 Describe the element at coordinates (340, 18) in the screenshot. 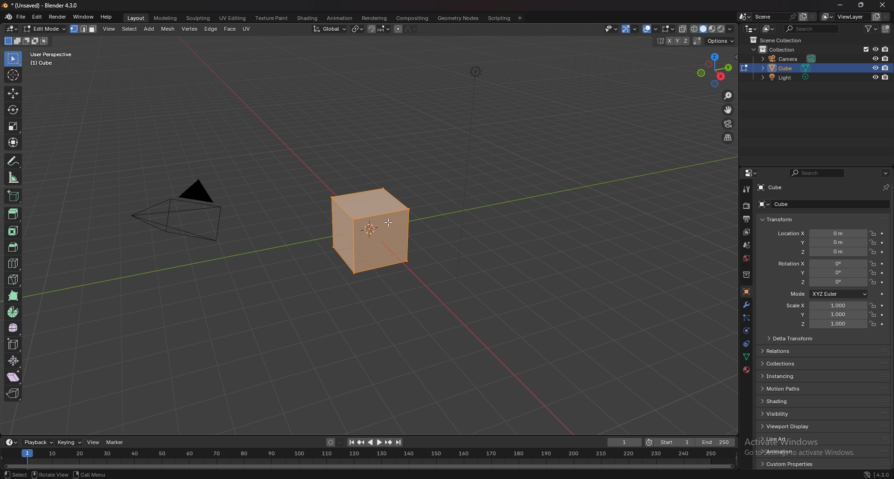

I see `animation` at that location.